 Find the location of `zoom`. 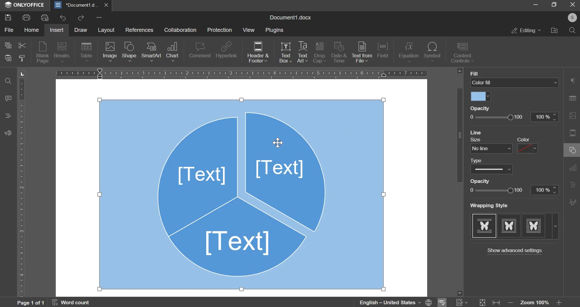

zoom is located at coordinates (537, 302).